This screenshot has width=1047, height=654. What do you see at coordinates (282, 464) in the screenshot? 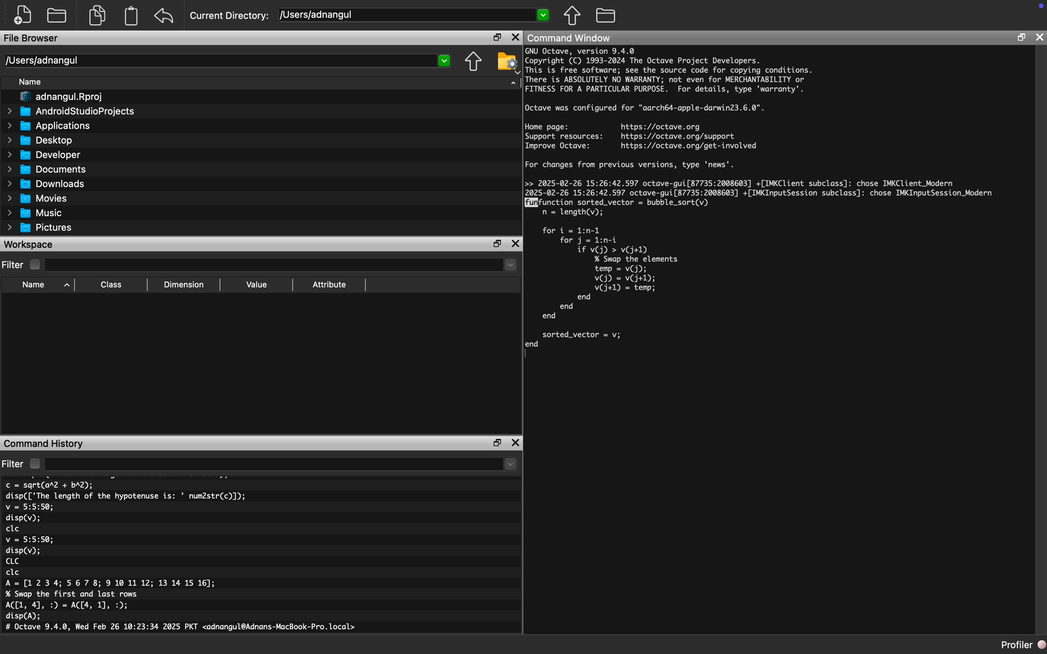
I see `dropdown` at bounding box center [282, 464].